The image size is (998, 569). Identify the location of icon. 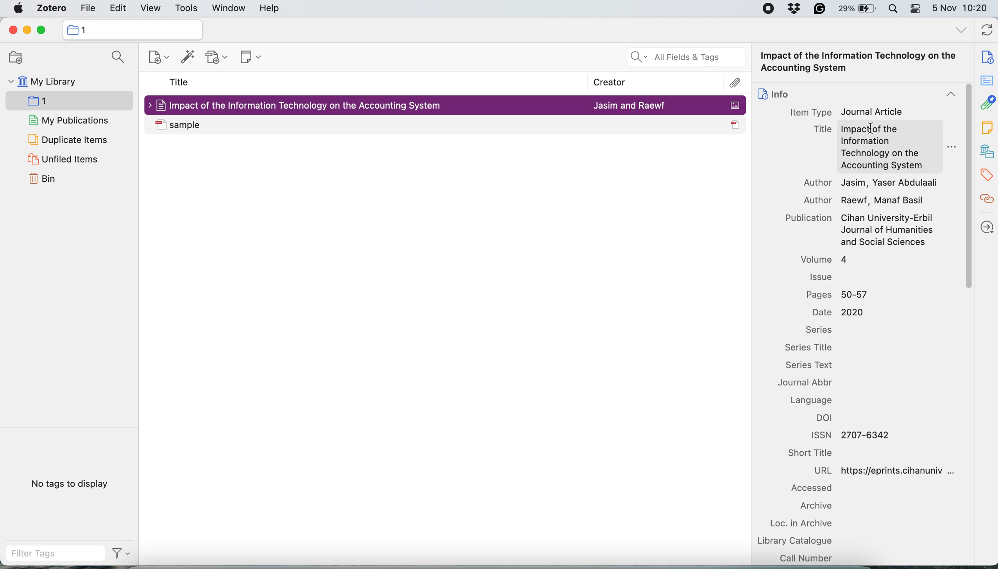
(72, 30).